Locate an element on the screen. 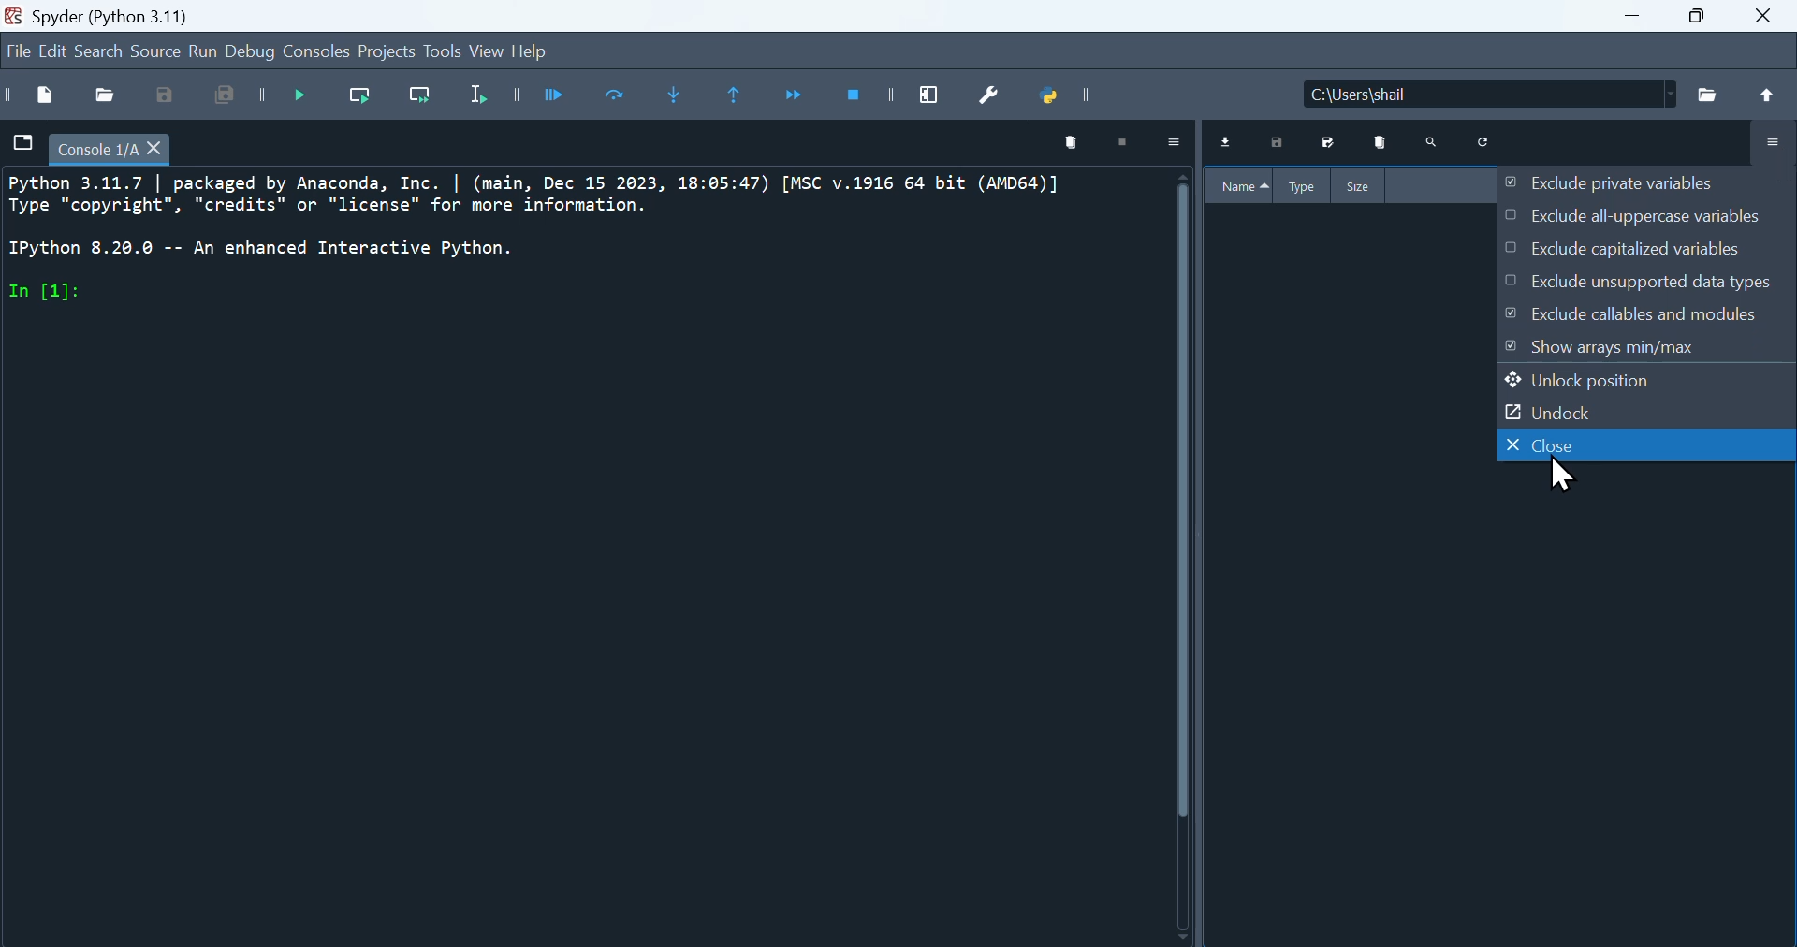 Image resolution: width=1797 pixels, height=947 pixels. Editor panel is located at coordinates (597, 555).